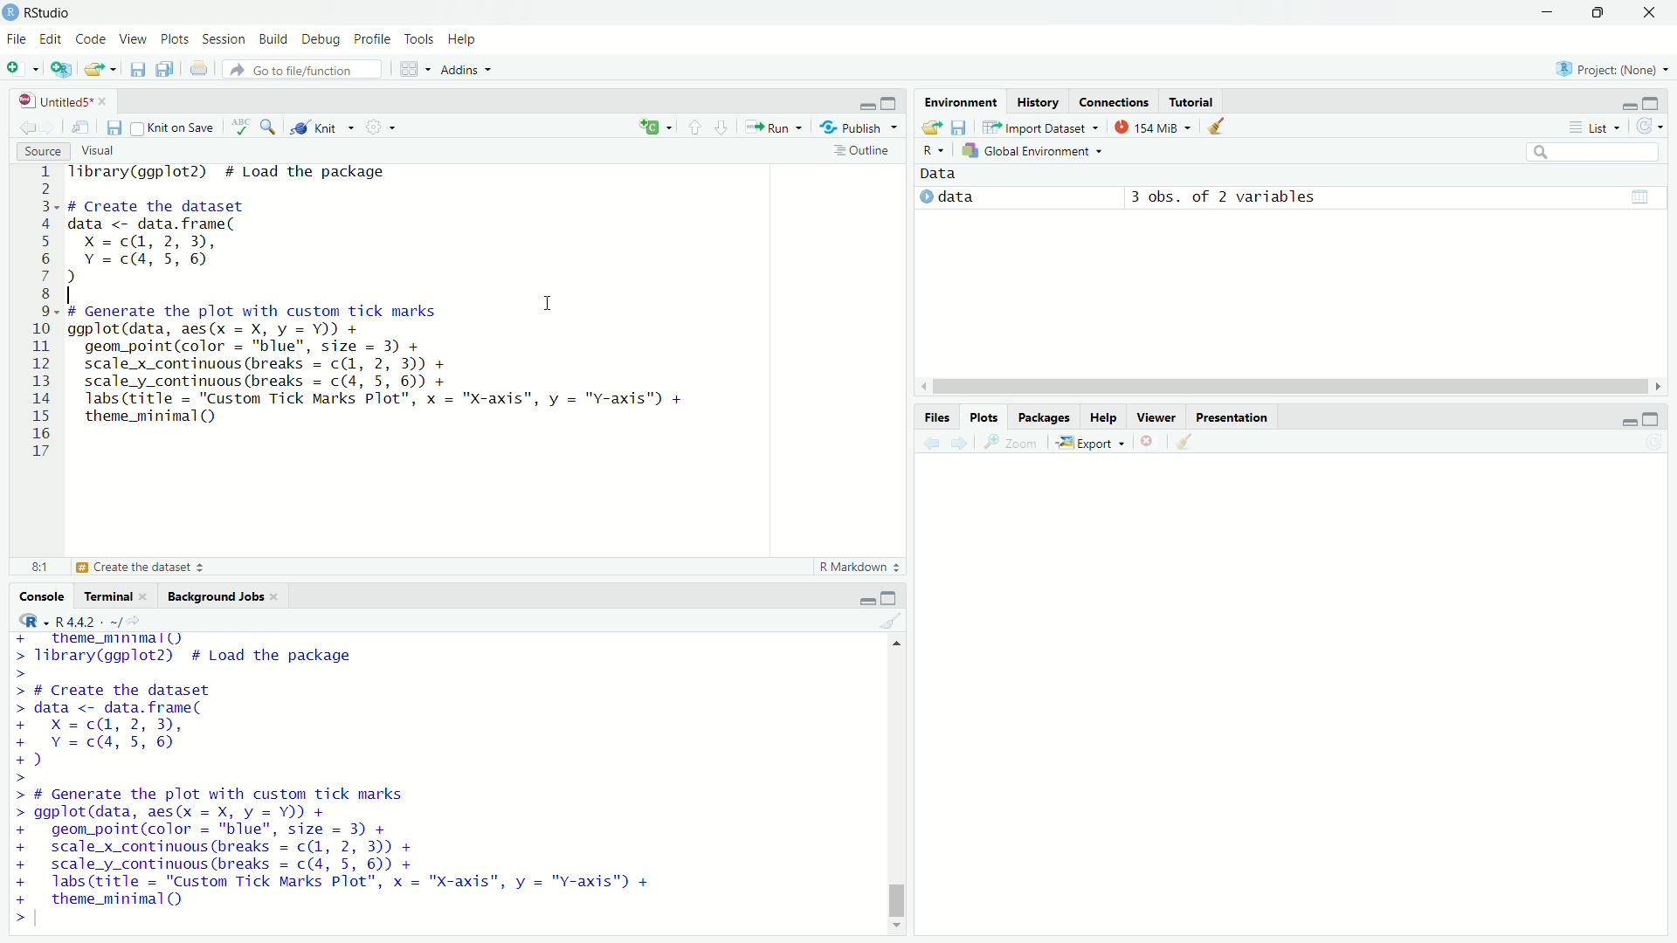 This screenshot has height=943, width=1677. What do you see at coordinates (1045, 416) in the screenshot?
I see `packages` at bounding box center [1045, 416].